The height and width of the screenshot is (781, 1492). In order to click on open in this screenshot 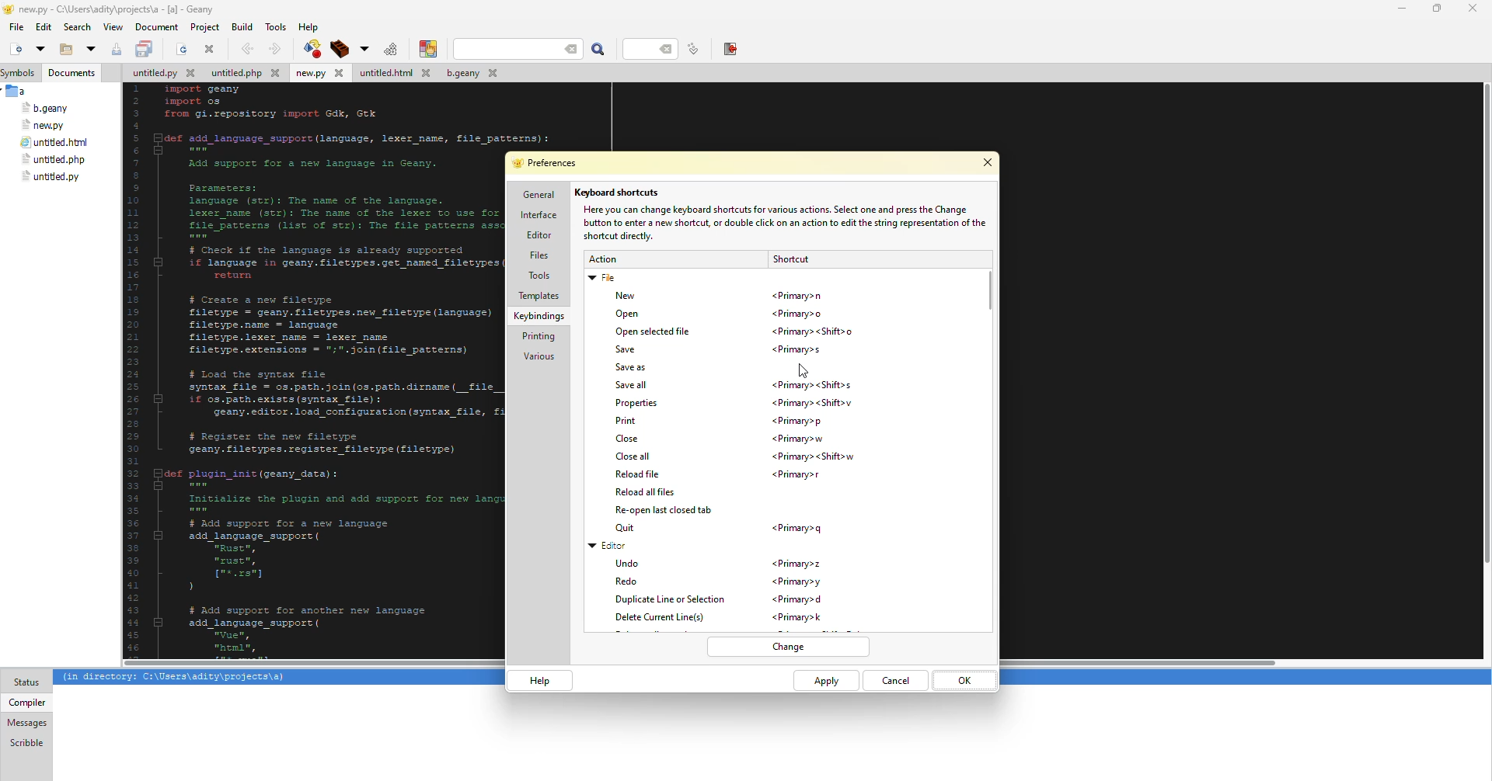, I will do `click(39, 48)`.